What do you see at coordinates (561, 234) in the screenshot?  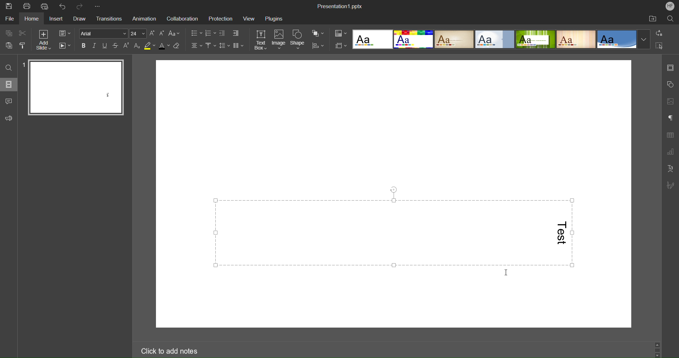 I see `Rotated Text` at bounding box center [561, 234].